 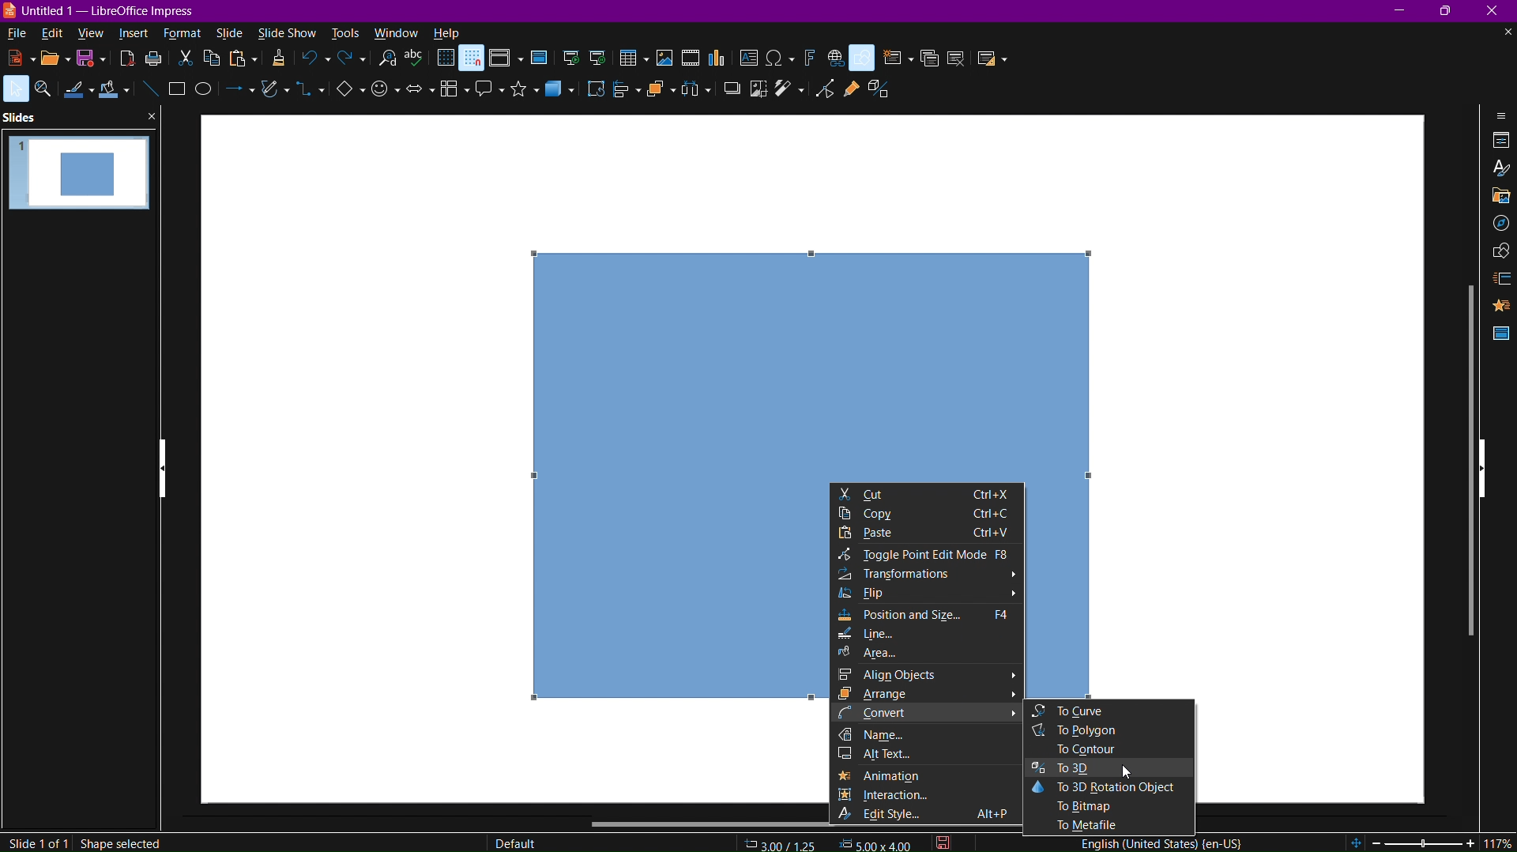 What do you see at coordinates (137, 33) in the screenshot?
I see `insert` at bounding box center [137, 33].